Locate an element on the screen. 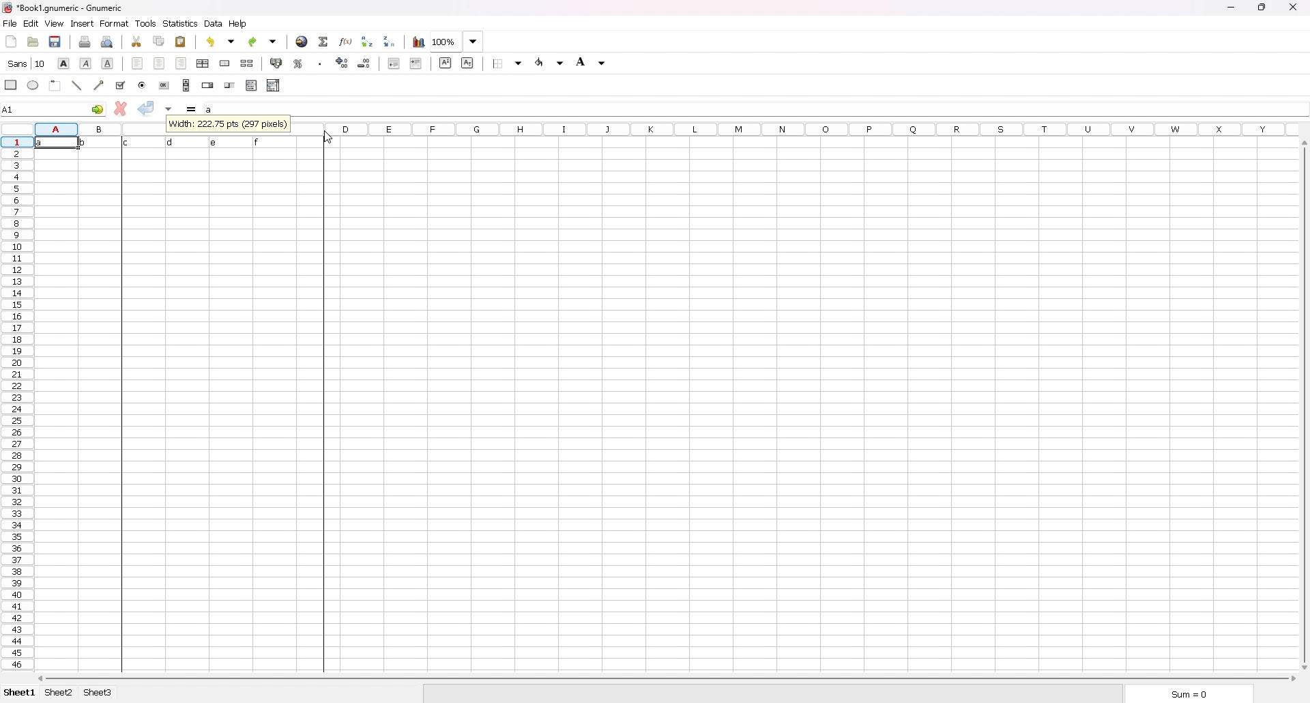 Image resolution: width=1310 pixels, height=703 pixels. zoom is located at coordinates (457, 42).